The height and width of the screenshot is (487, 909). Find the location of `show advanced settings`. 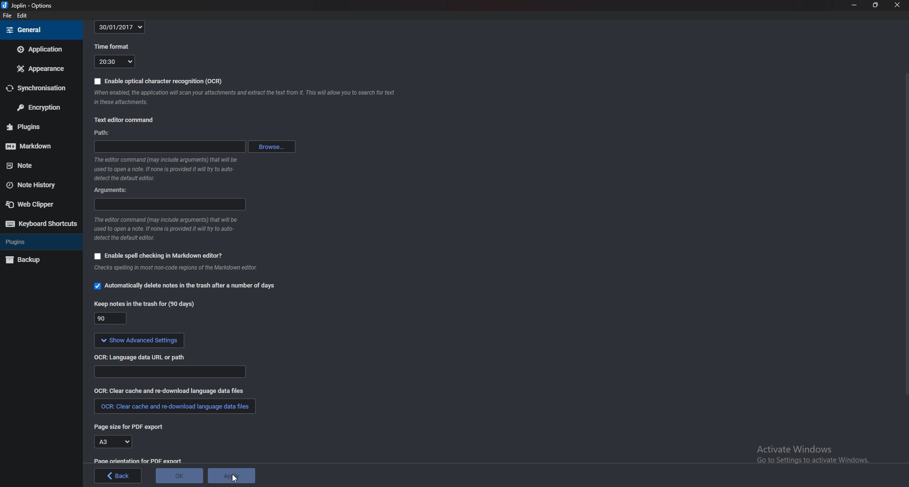

show advanced settings is located at coordinates (140, 340).